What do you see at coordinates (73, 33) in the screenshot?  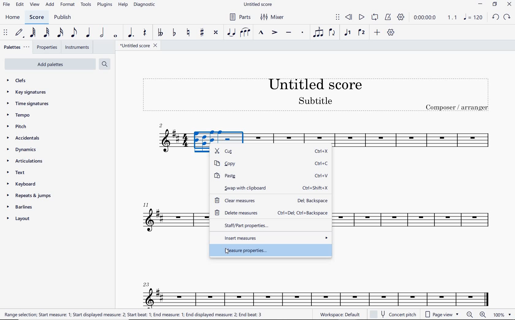 I see `EIGHTH NOTE` at bounding box center [73, 33].